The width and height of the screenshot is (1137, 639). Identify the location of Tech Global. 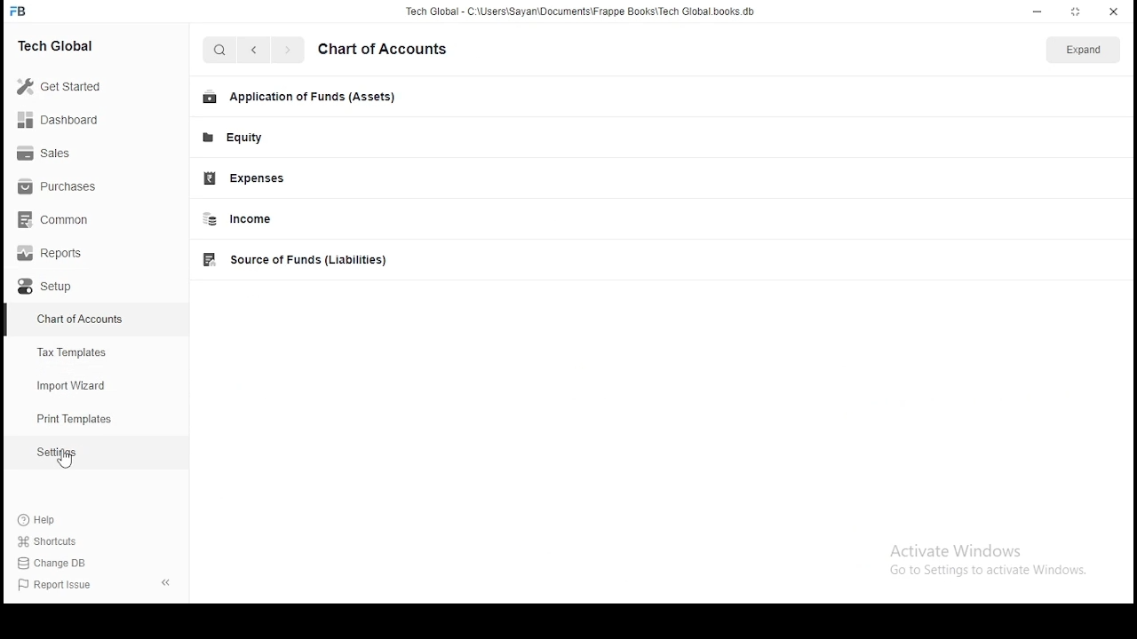
(76, 44).